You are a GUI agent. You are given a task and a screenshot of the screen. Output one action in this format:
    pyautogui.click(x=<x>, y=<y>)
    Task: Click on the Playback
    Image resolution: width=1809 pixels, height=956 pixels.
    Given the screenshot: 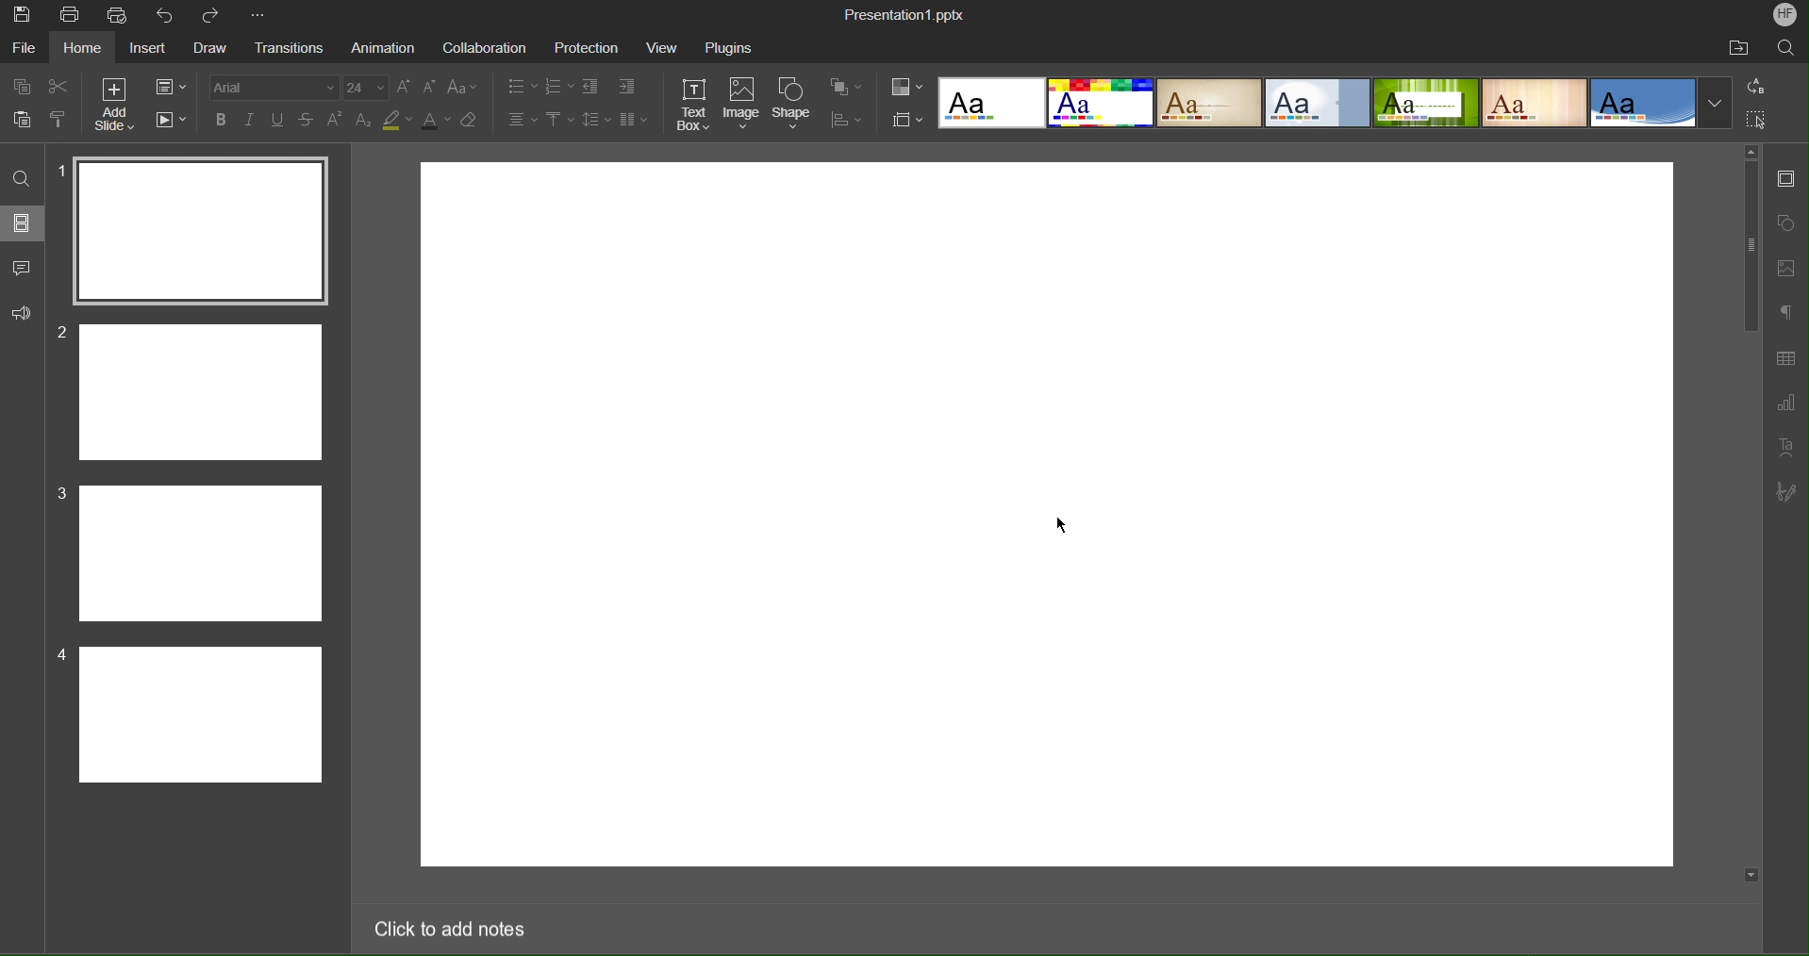 What is the action you would take?
    pyautogui.click(x=170, y=117)
    